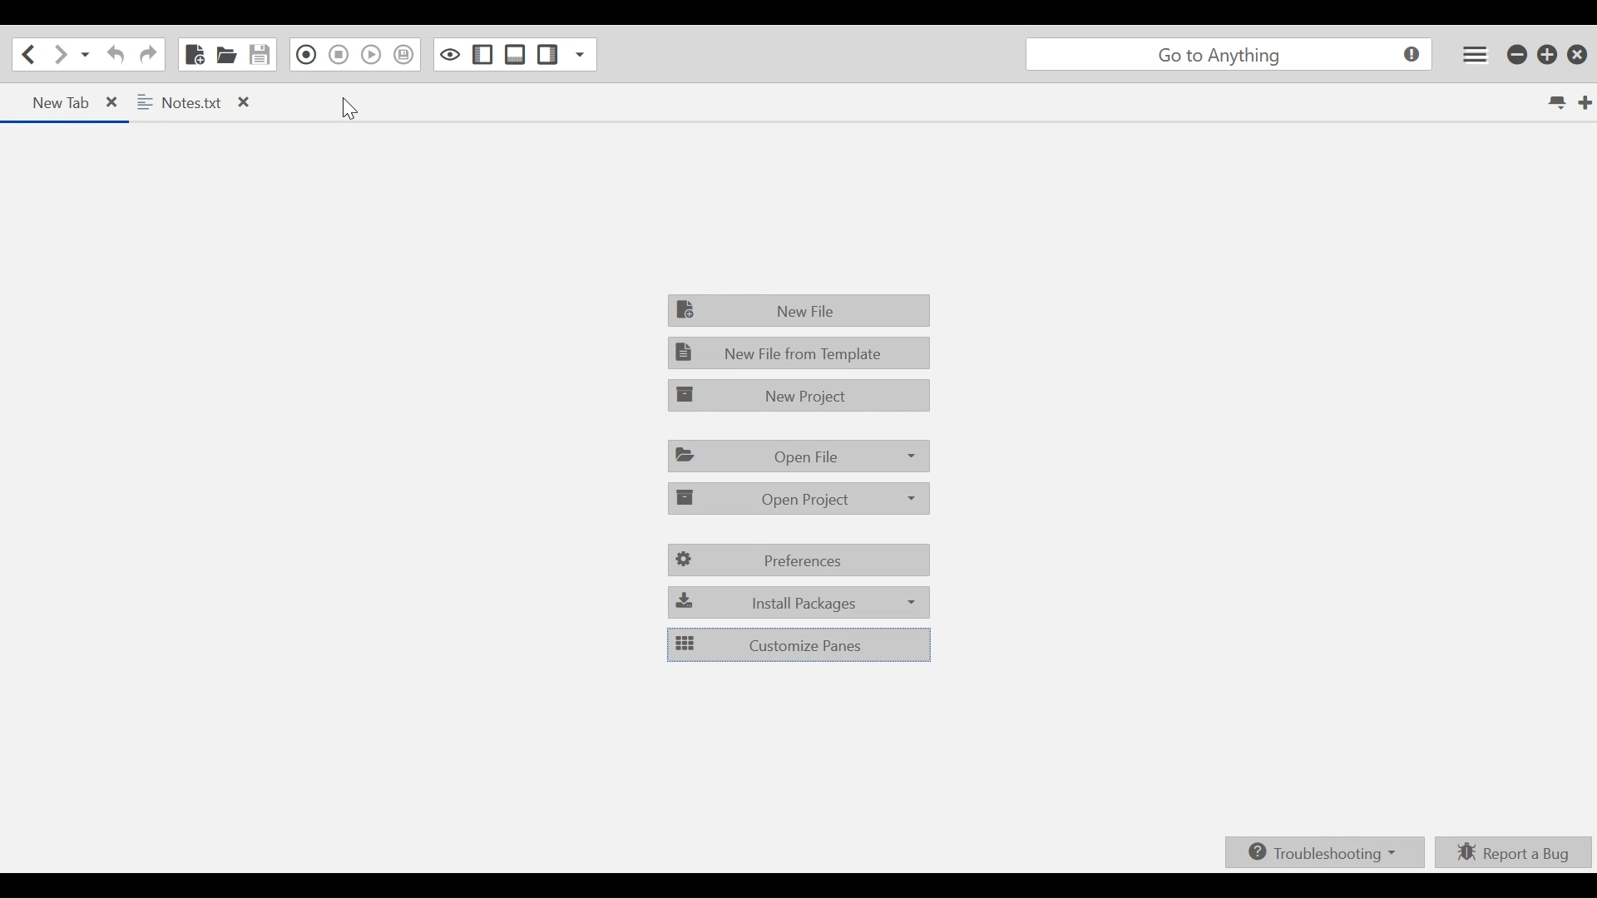 This screenshot has height=898, width=1597. I want to click on List all tabs, so click(1556, 102).